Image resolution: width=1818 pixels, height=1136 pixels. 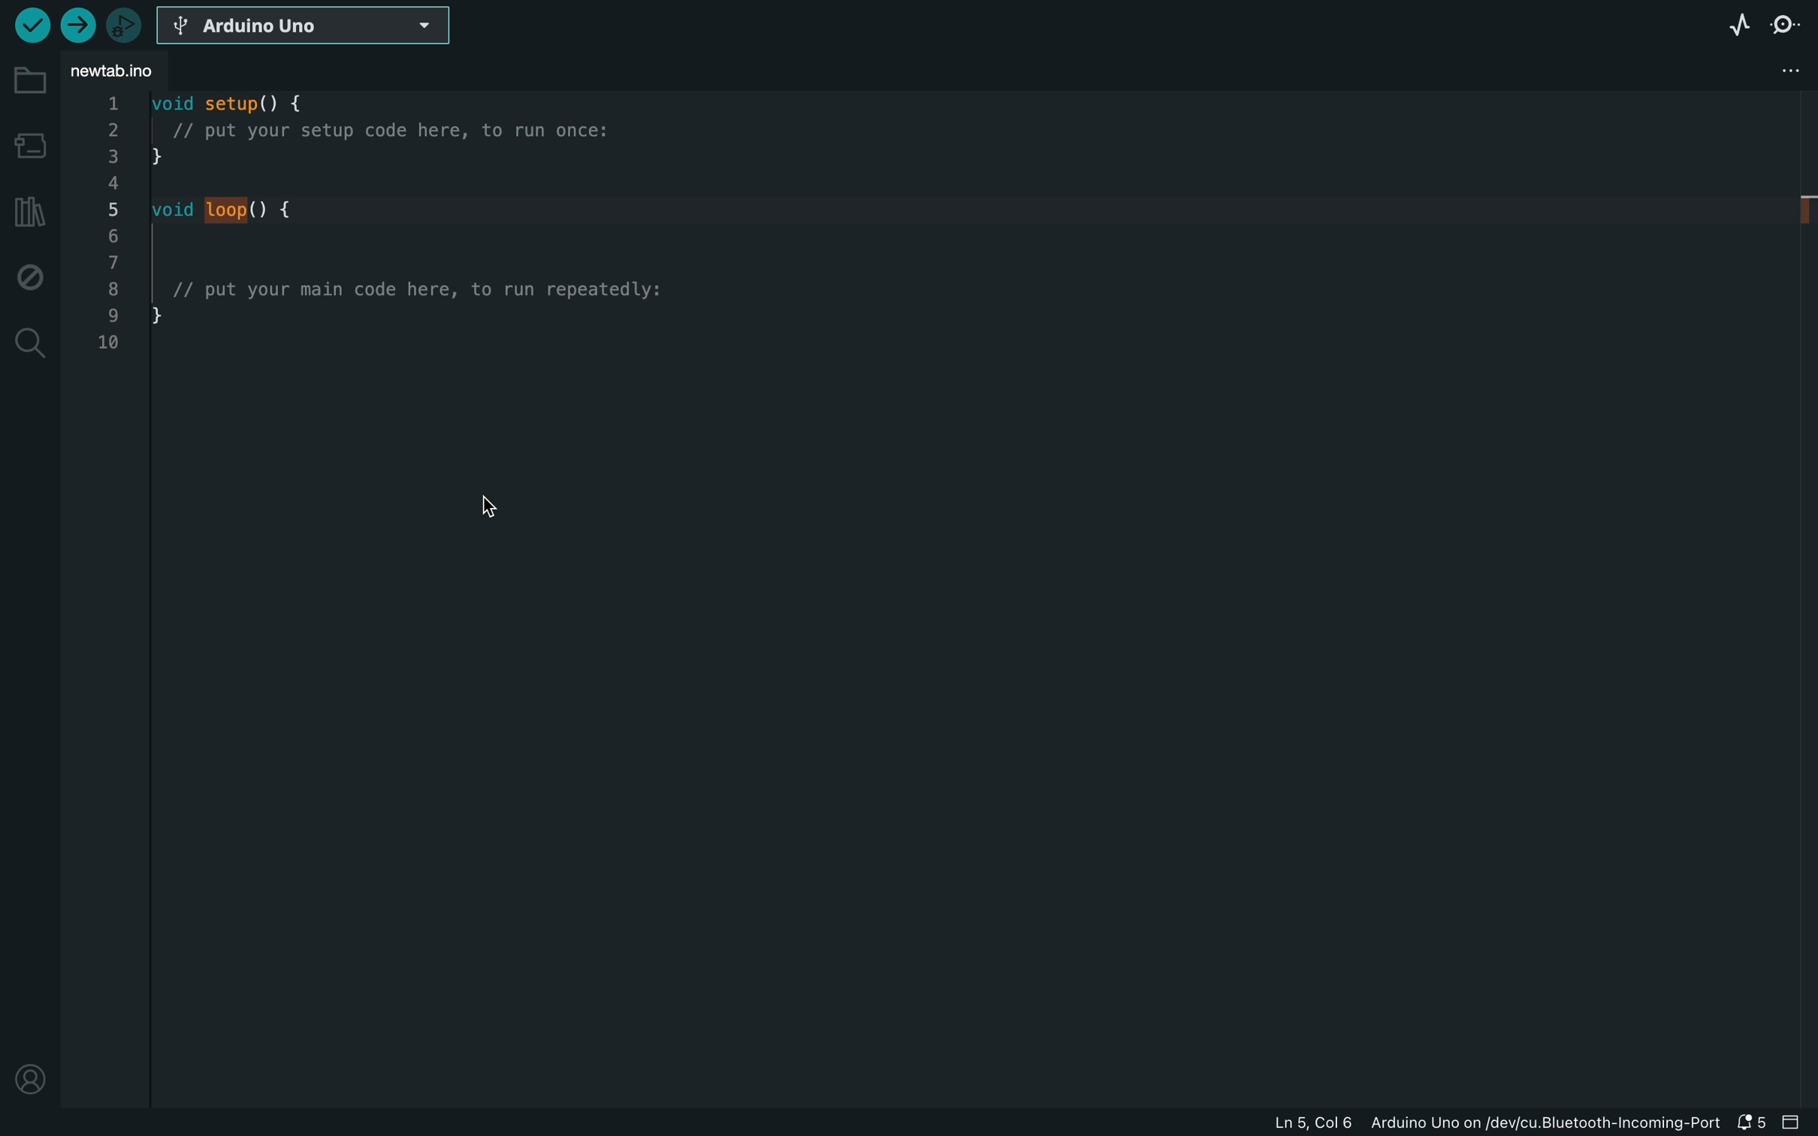 What do you see at coordinates (1738, 24) in the screenshot?
I see `serial plotter` at bounding box center [1738, 24].